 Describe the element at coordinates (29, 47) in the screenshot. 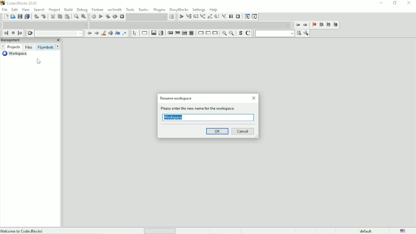

I see `Files` at that location.